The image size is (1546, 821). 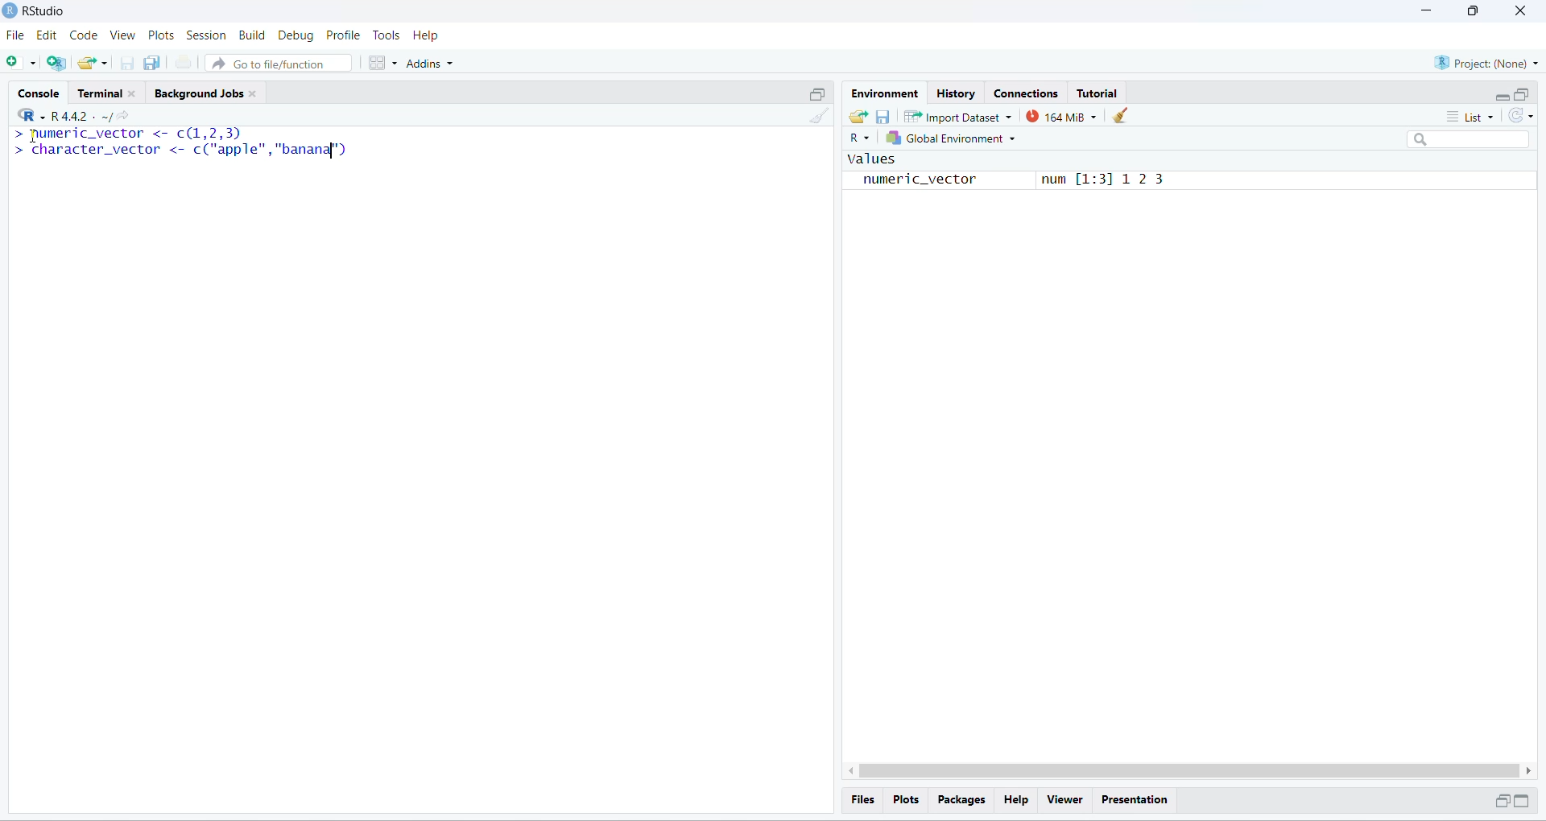 What do you see at coordinates (31, 136) in the screenshot?
I see `cursor` at bounding box center [31, 136].